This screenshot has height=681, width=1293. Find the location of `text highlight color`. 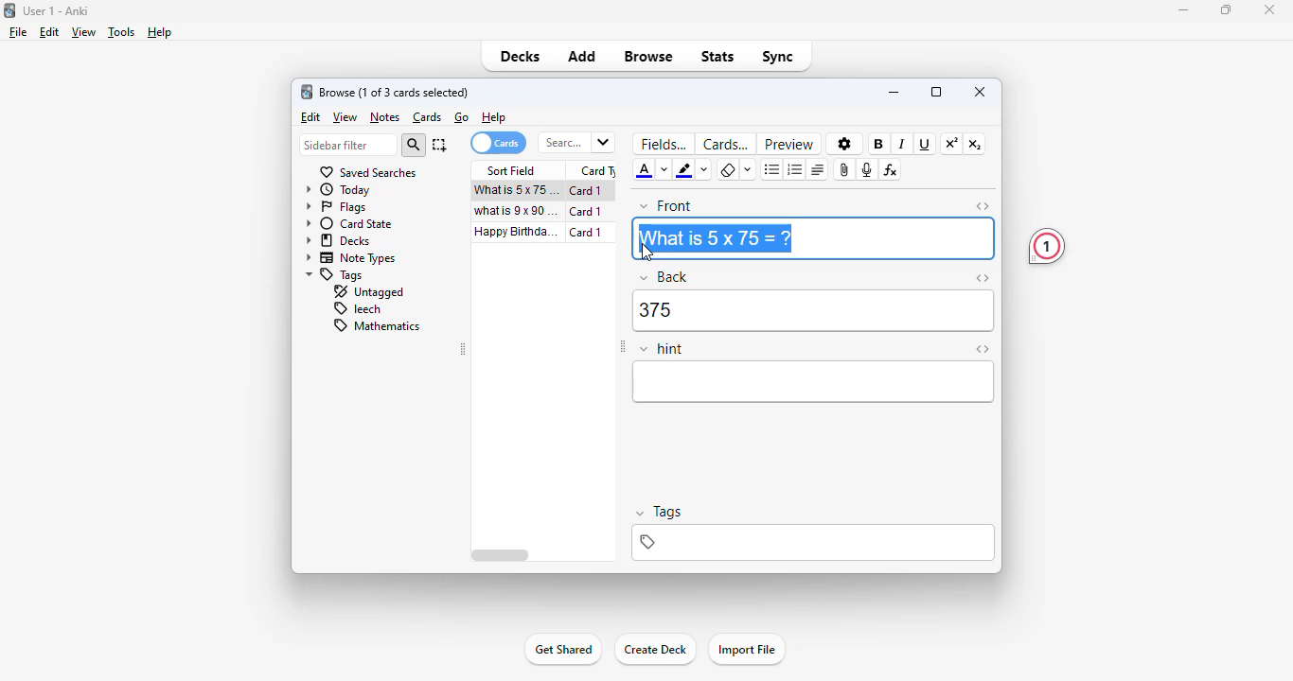

text highlight color is located at coordinates (686, 170).